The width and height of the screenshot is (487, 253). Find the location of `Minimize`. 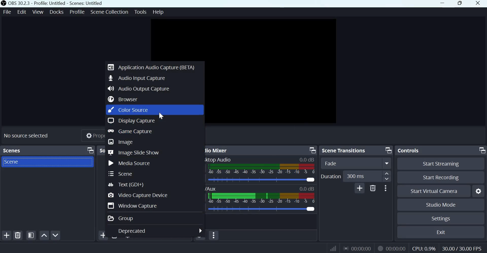

Minimize is located at coordinates (442, 4).